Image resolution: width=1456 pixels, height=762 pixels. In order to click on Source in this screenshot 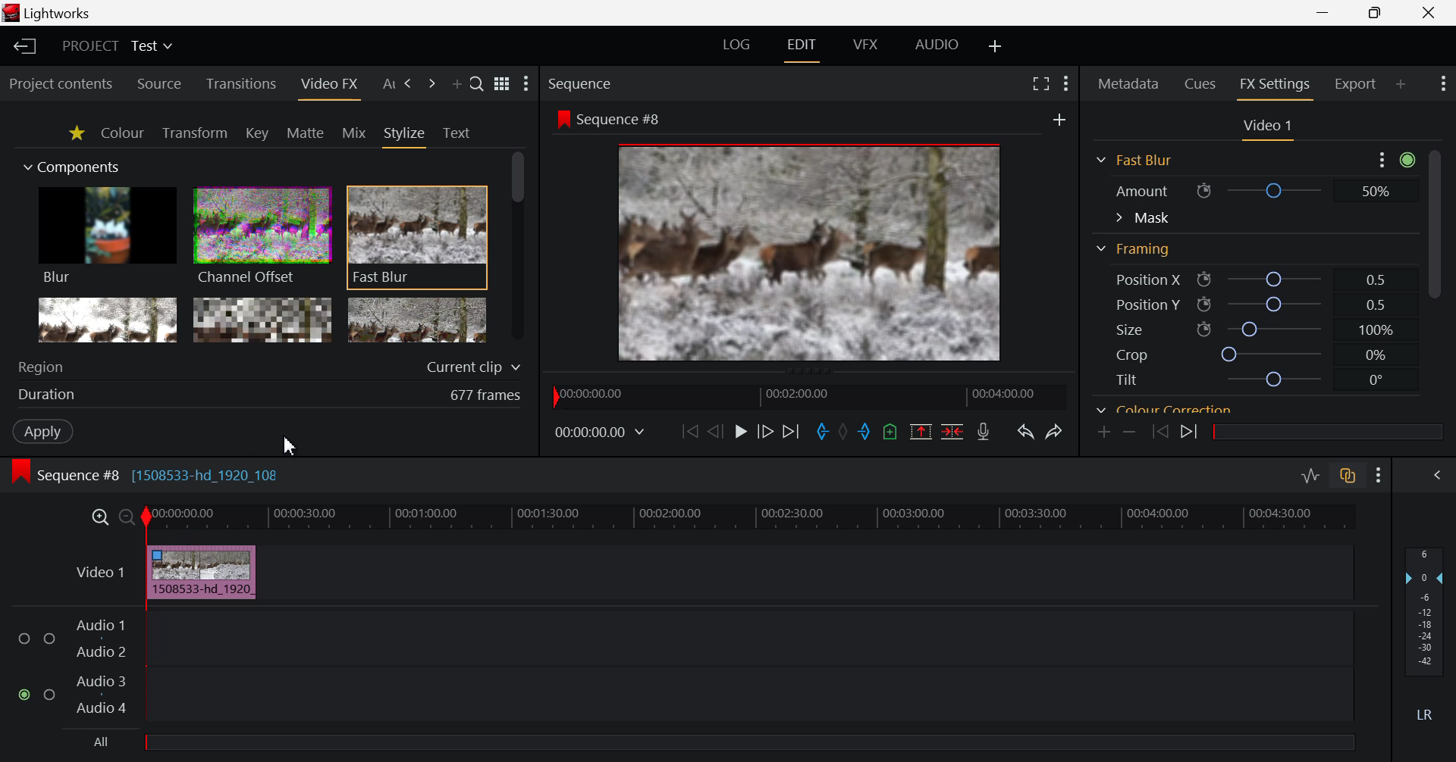, I will do `click(167, 83)`.